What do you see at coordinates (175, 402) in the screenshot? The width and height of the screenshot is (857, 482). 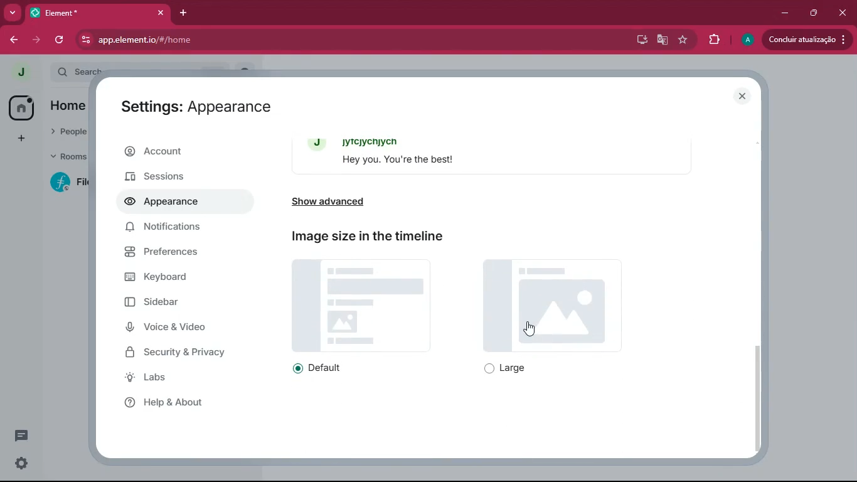 I see `help & about ` at bounding box center [175, 402].